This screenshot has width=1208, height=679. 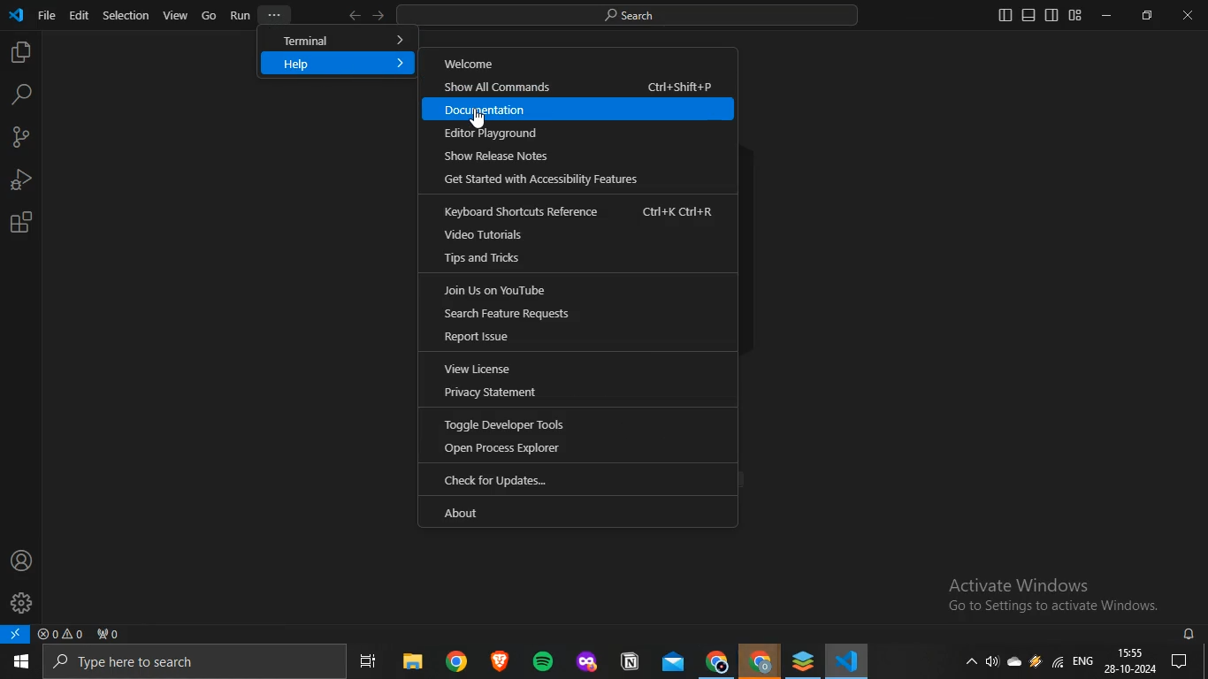 I want to click on edit, so click(x=79, y=15).